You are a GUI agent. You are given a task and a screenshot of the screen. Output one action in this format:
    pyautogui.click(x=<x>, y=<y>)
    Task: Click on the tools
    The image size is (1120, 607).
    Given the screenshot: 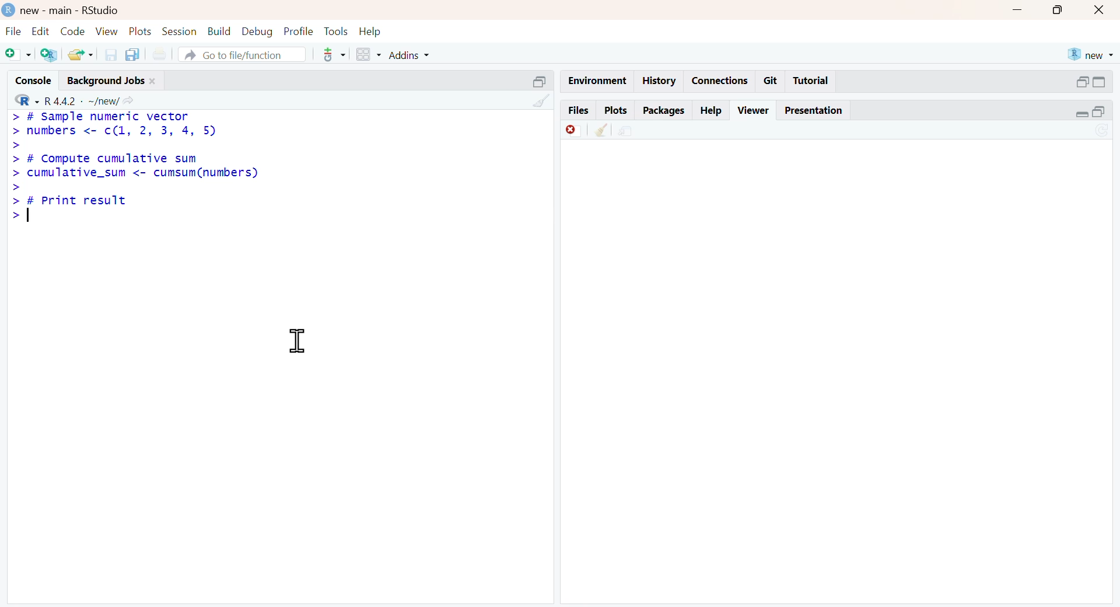 What is the action you would take?
    pyautogui.click(x=335, y=54)
    